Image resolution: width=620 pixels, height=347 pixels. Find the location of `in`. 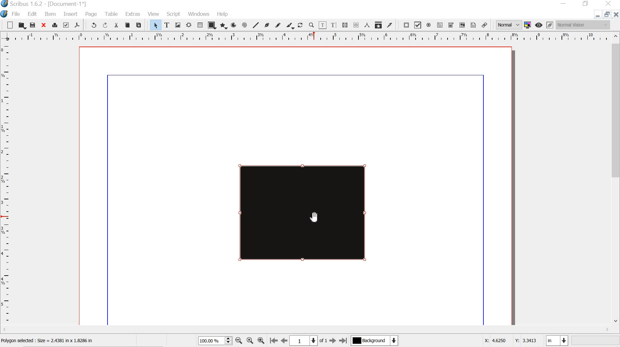

in is located at coordinates (556, 341).